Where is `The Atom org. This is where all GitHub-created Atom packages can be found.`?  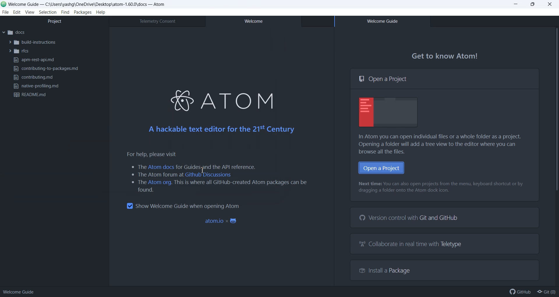 The Atom org. This is where all GitHub-created Atom packages can be found. is located at coordinates (217, 186).